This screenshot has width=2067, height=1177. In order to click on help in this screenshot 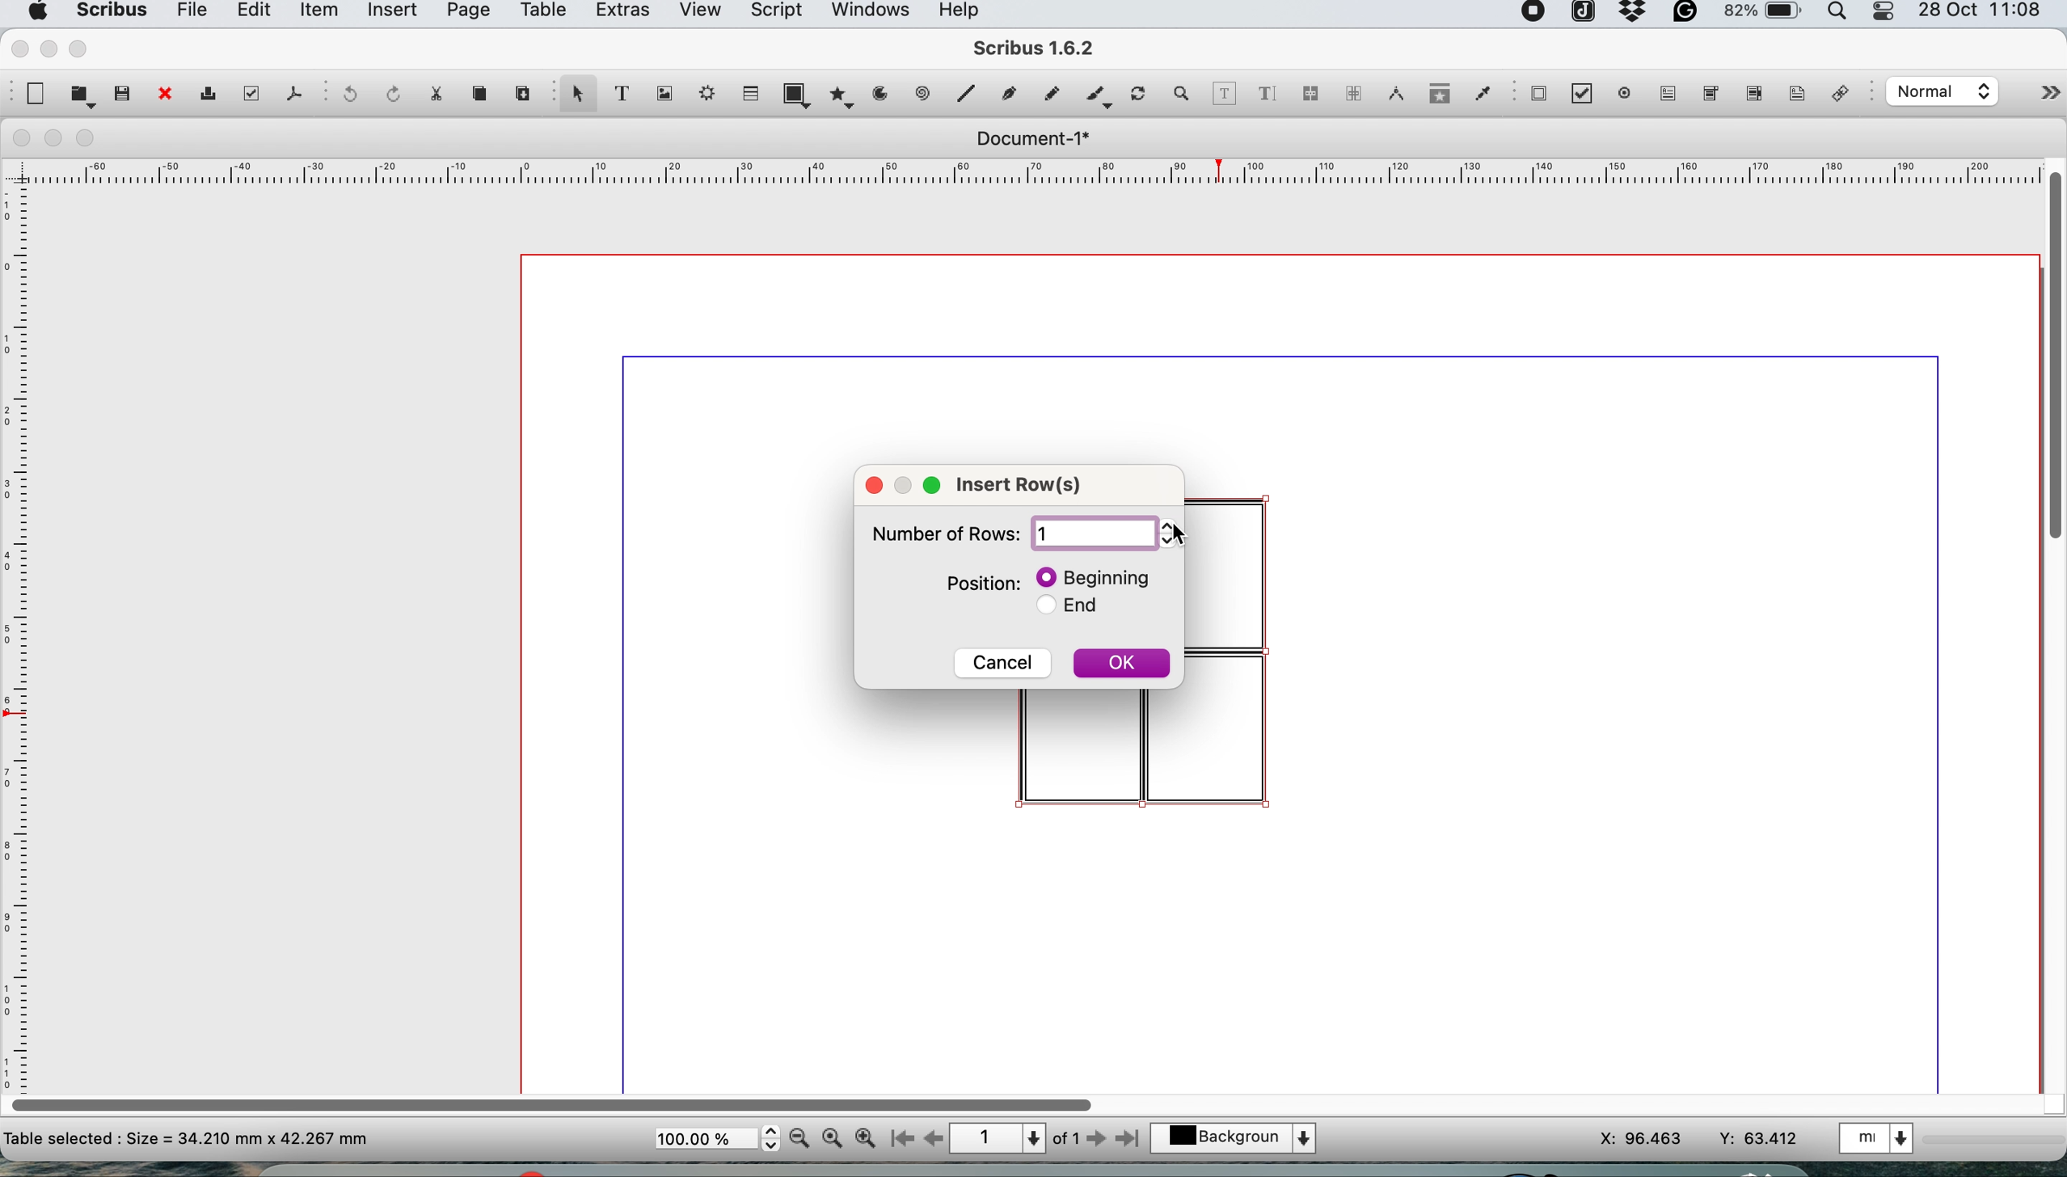, I will do `click(967, 12)`.